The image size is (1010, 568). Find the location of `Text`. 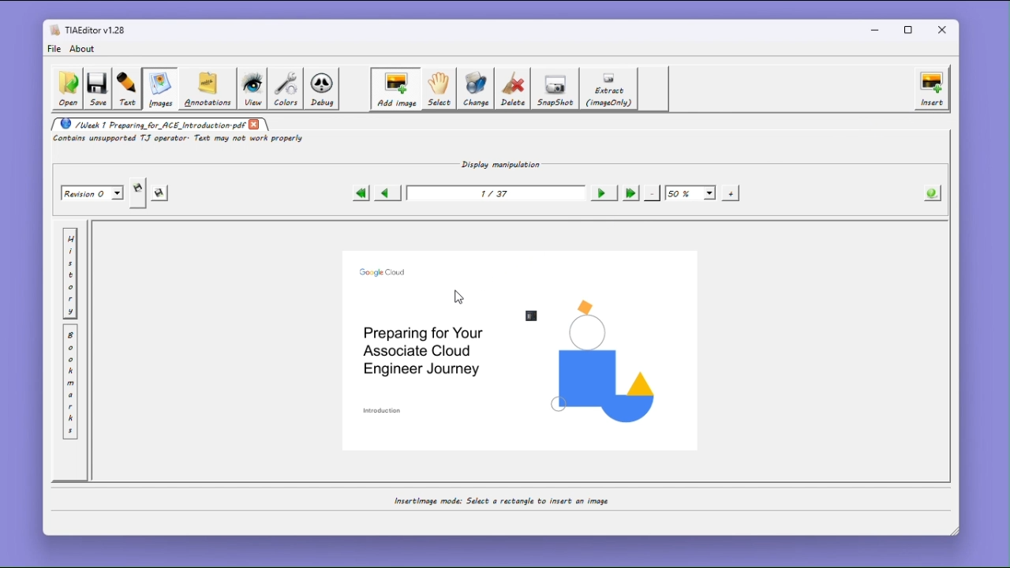

Text is located at coordinates (127, 89).